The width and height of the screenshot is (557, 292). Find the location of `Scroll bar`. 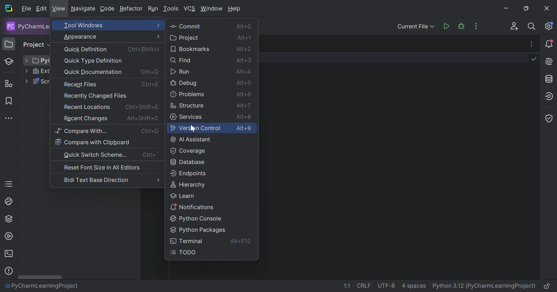

Scroll bar is located at coordinates (41, 277).